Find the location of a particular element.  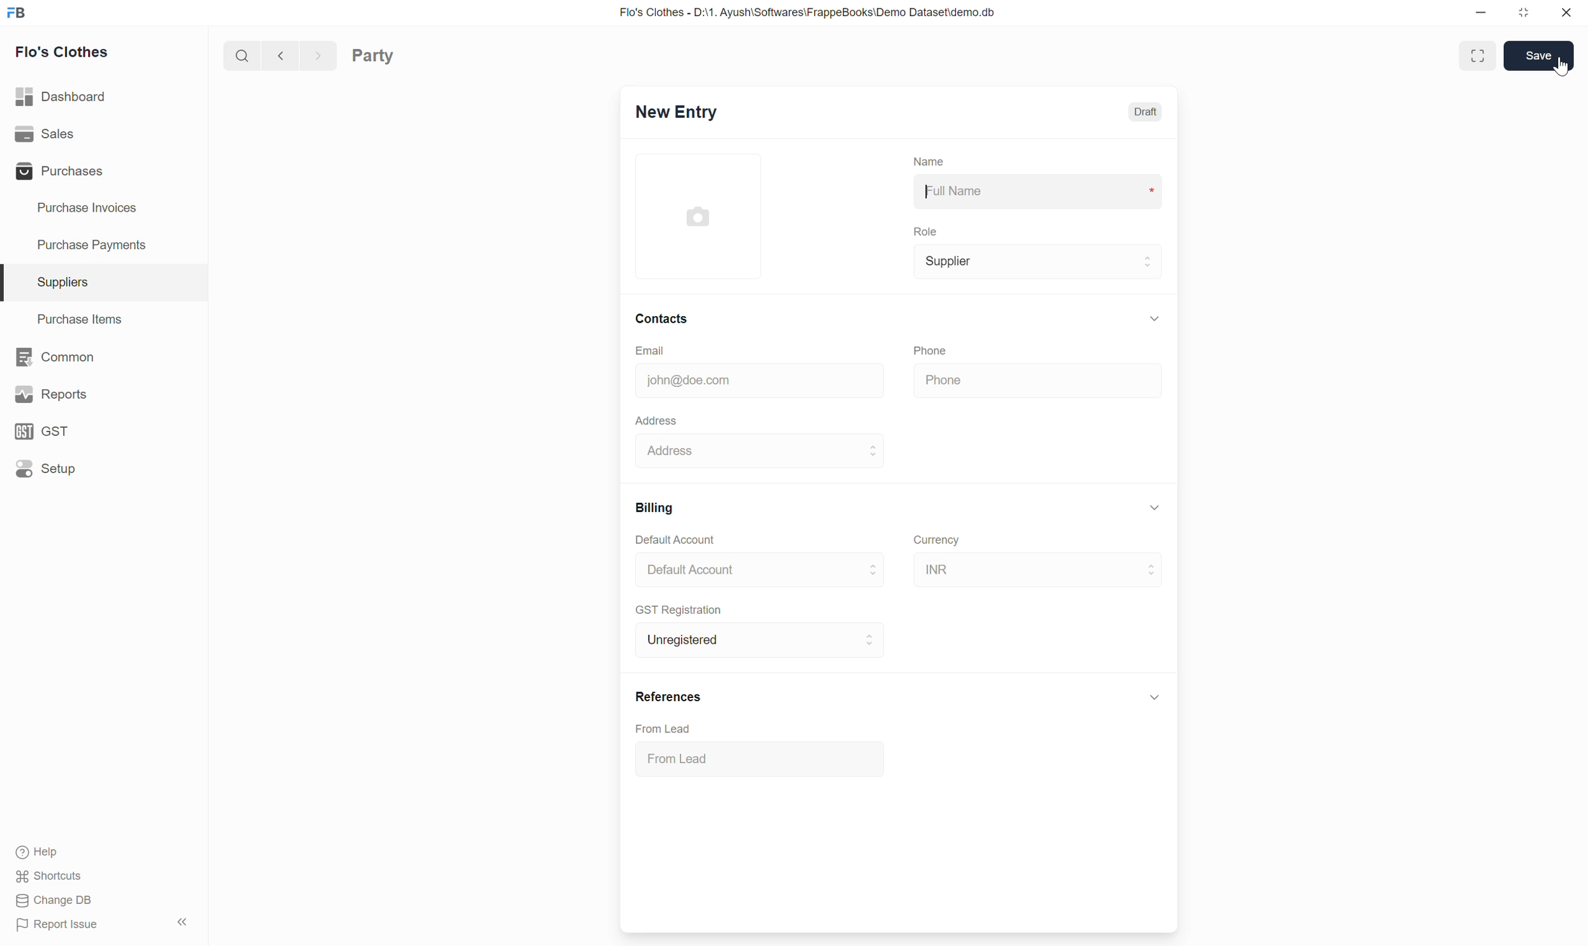

Billing is located at coordinates (654, 508).